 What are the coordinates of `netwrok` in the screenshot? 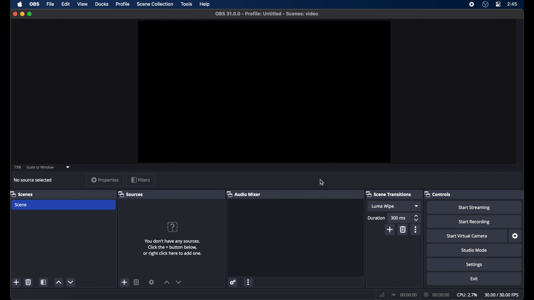 It's located at (382, 294).